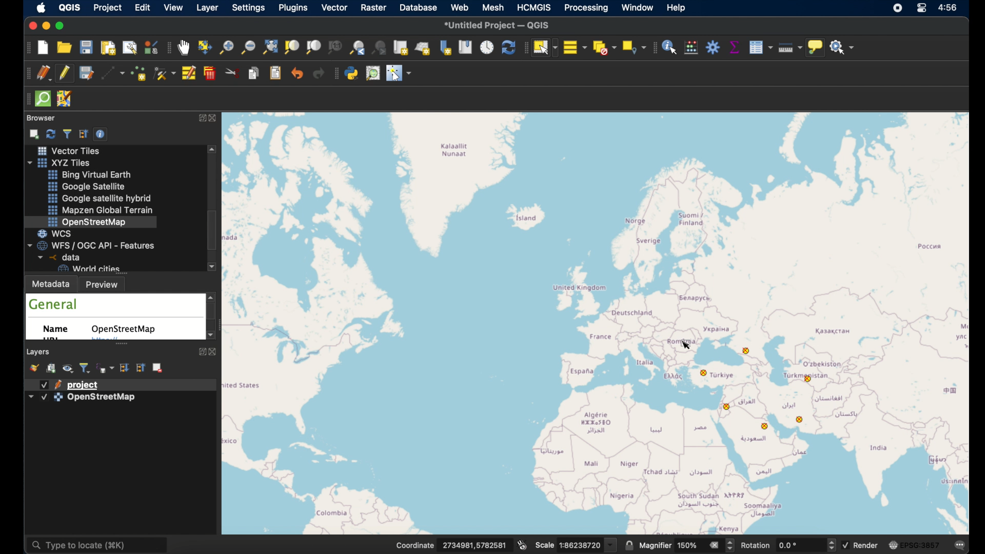 This screenshot has height=554, width=985. Describe the element at coordinates (692, 47) in the screenshot. I see `open field calculator` at that location.